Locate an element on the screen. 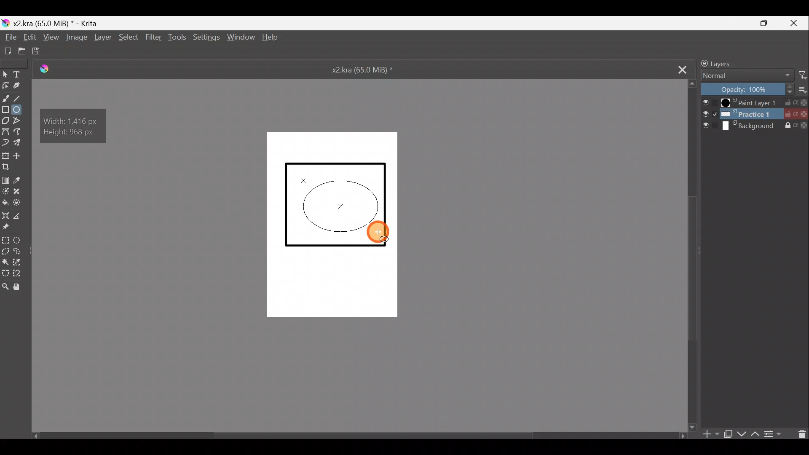 This screenshot has width=809, height=455. Rectangle tool is located at coordinates (6, 109).